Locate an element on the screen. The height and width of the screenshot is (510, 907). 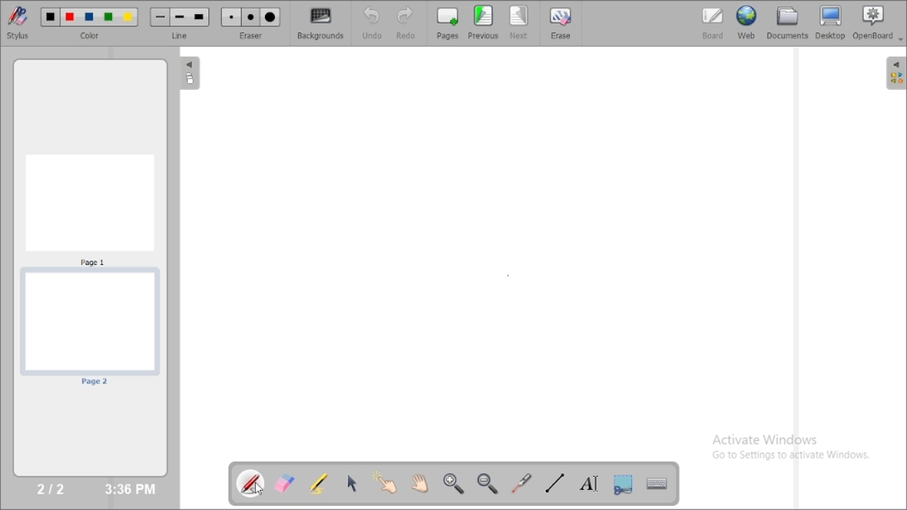
Cursor is located at coordinates (257, 489).